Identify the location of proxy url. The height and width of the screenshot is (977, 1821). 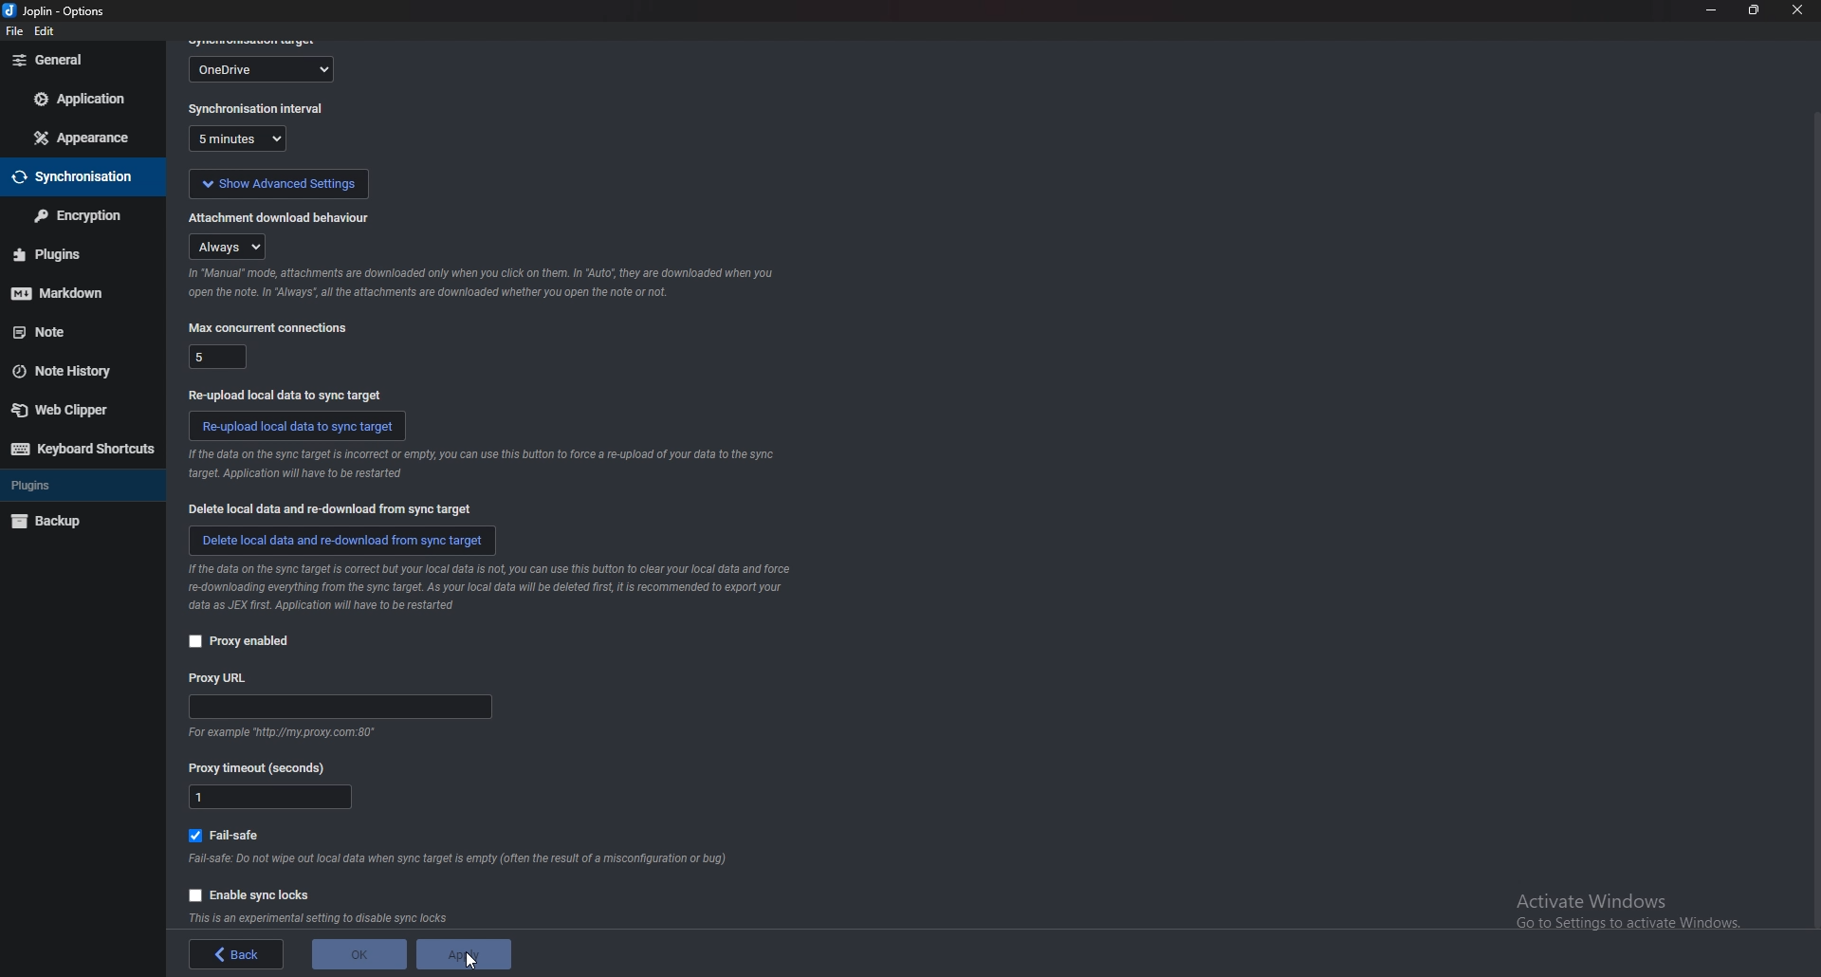
(220, 677).